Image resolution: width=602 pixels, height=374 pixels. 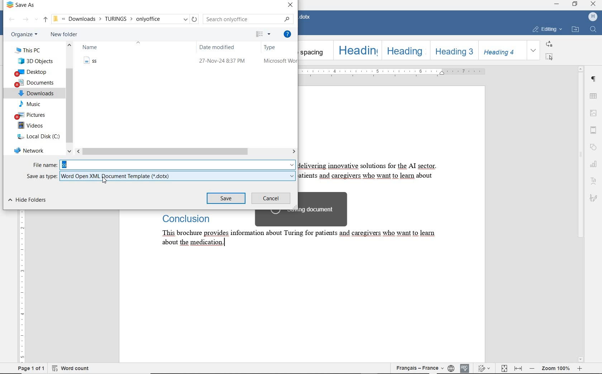 I want to click on TEXT LANGUAGE, so click(x=418, y=367).